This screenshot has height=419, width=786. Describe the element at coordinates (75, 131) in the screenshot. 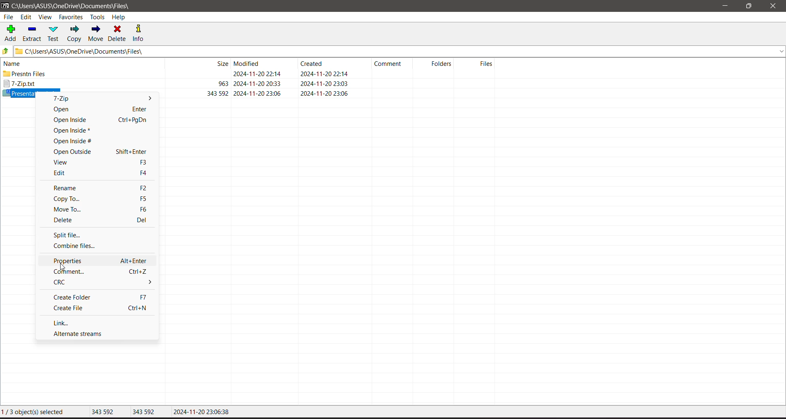

I see `Open Inside*` at that location.